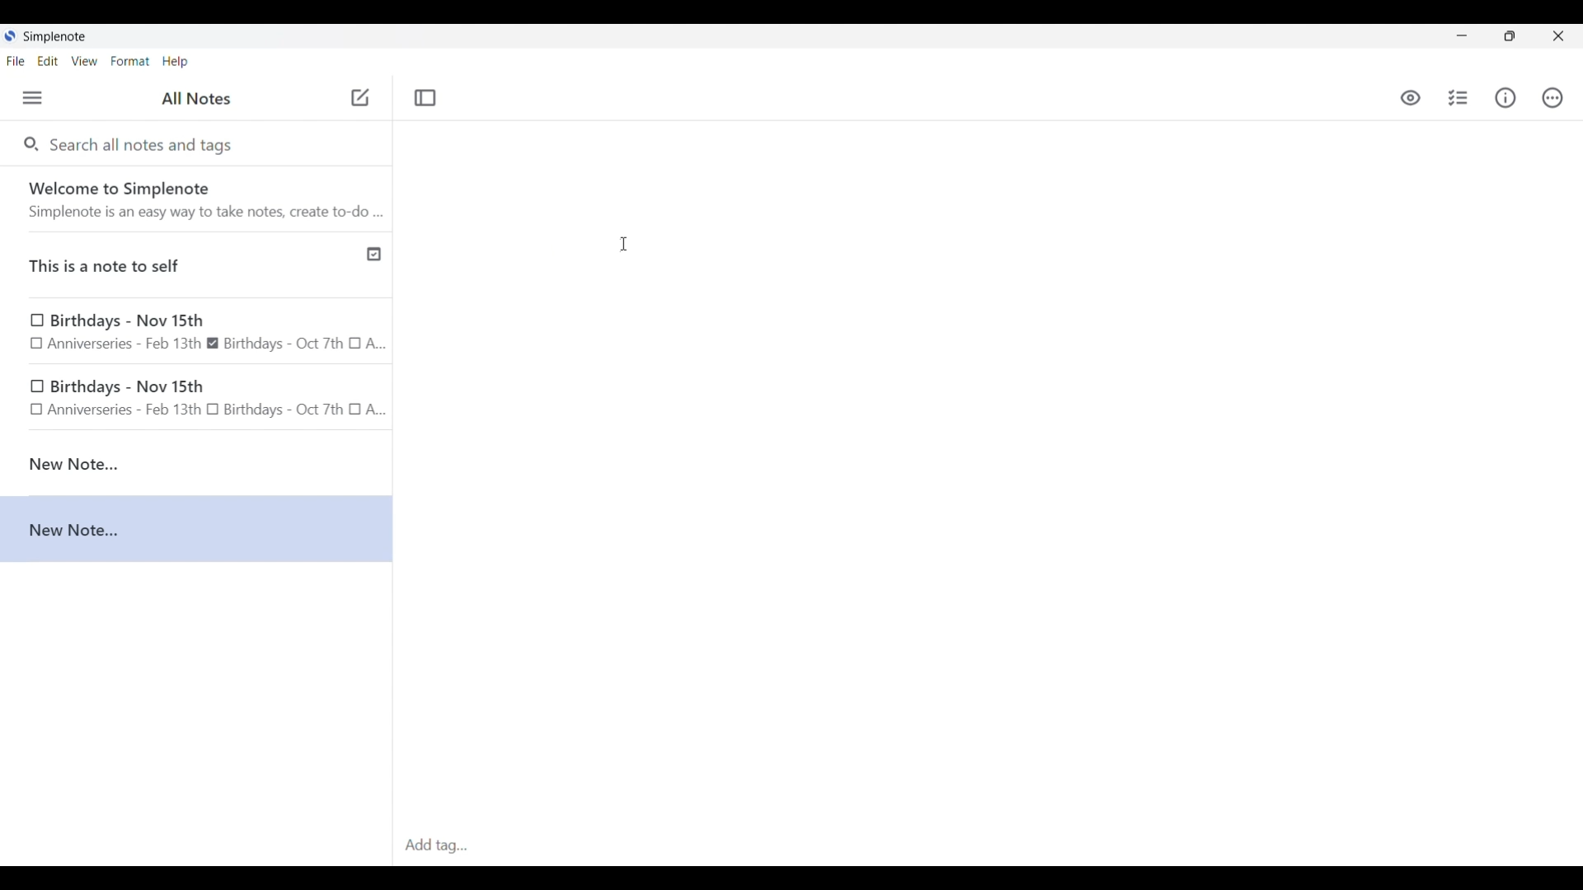  Describe the element at coordinates (1558, 35) in the screenshot. I see `Close interface` at that location.